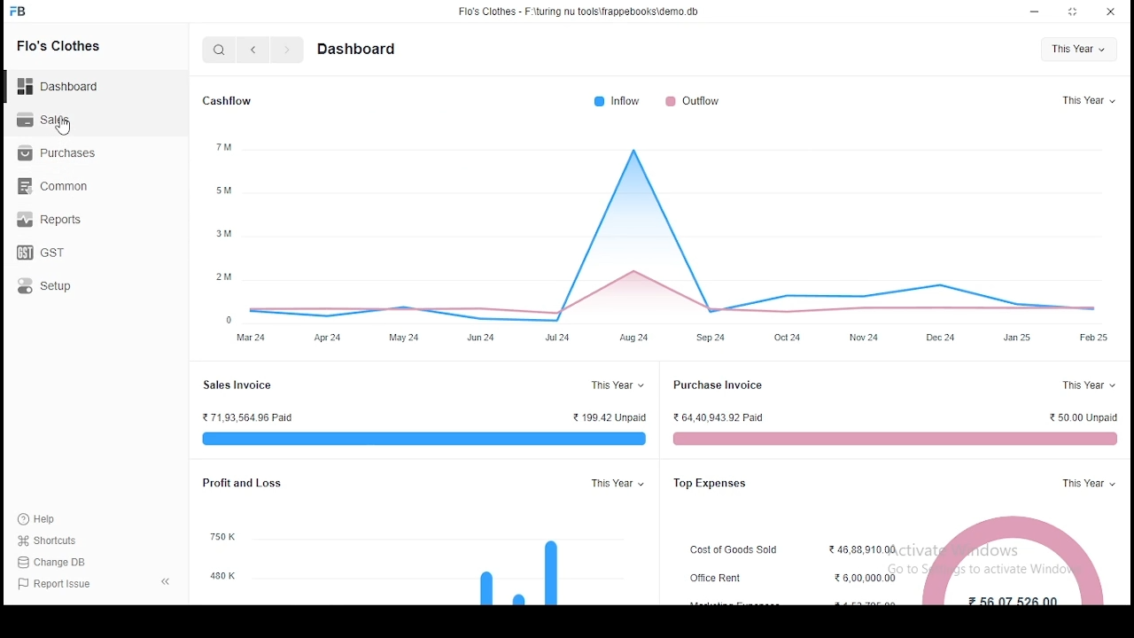  I want to click on close panel, so click(164, 582).